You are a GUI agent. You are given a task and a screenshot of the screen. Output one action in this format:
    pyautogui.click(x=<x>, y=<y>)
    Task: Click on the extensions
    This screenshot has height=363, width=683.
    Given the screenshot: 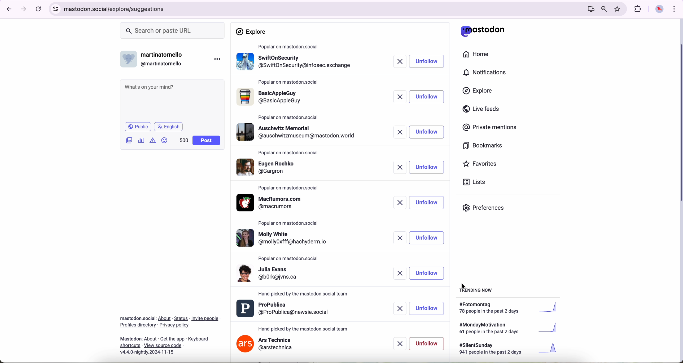 What is the action you would take?
    pyautogui.click(x=638, y=9)
    